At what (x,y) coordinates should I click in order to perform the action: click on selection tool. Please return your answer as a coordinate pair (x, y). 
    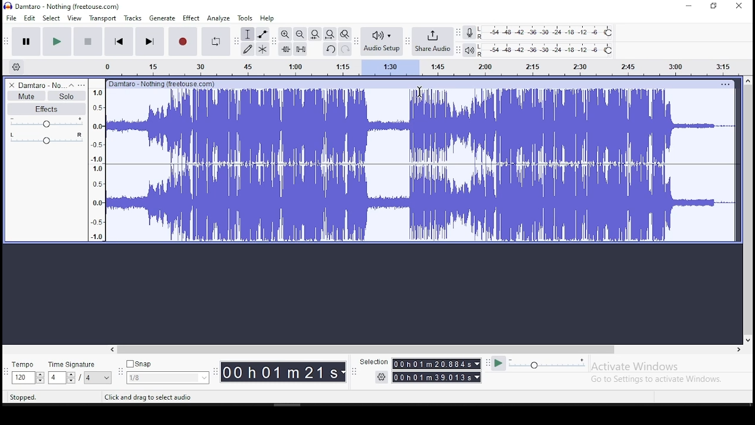
    Looking at the image, I should click on (248, 34).